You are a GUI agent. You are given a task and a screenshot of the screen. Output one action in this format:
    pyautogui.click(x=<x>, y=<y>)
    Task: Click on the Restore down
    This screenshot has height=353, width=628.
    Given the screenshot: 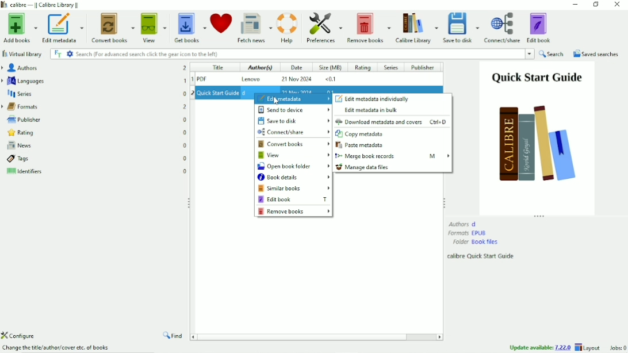 What is the action you would take?
    pyautogui.click(x=595, y=5)
    